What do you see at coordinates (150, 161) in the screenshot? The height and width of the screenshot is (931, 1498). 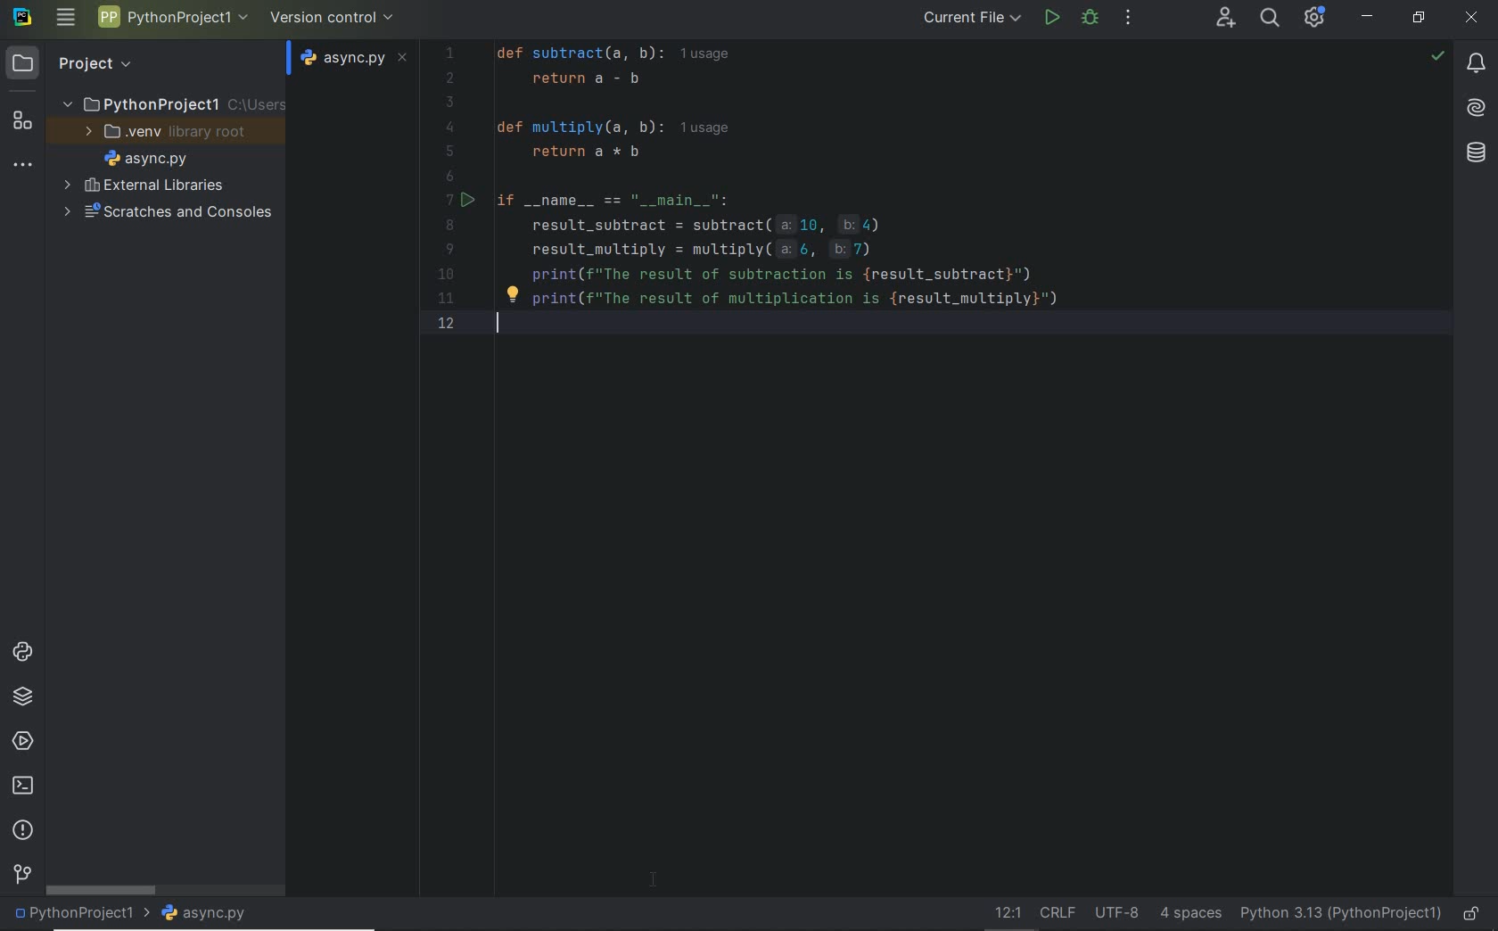 I see `file name` at bounding box center [150, 161].